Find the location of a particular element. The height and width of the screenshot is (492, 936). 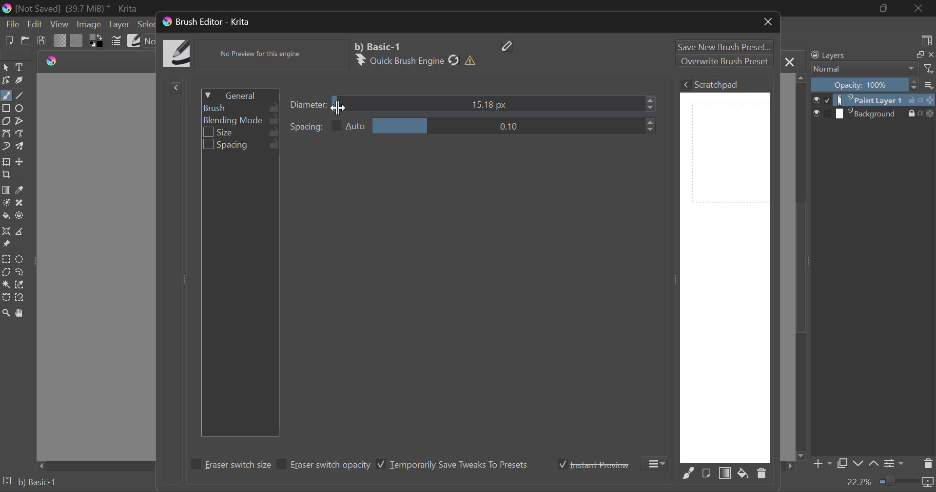

No Preview Available is located at coordinates (263, 54).